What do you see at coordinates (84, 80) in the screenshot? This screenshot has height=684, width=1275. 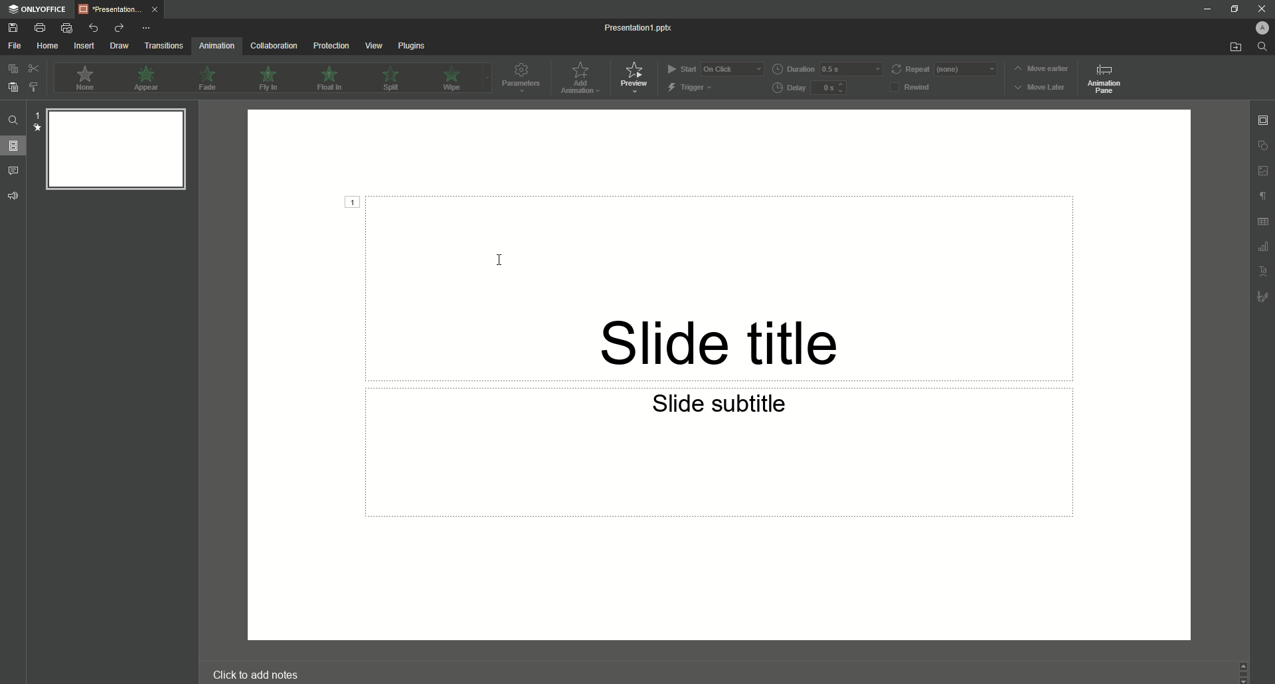 I see `None` at bounding box center [84, 80].